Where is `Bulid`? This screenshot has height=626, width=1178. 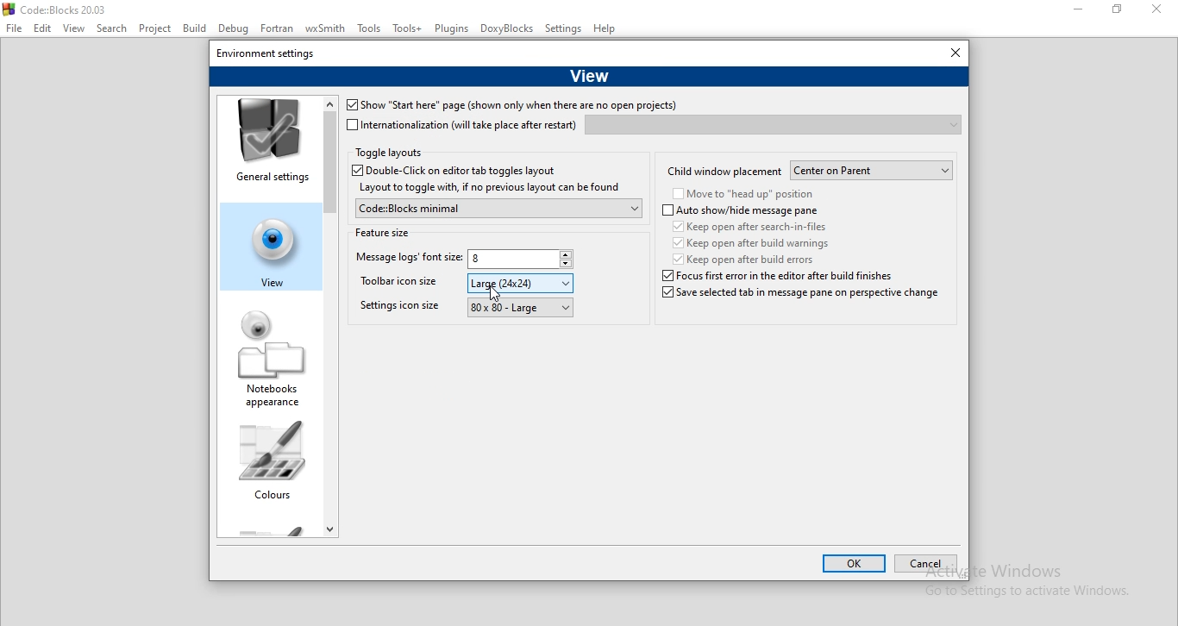 Bulid is located at coordinates (194, 28).